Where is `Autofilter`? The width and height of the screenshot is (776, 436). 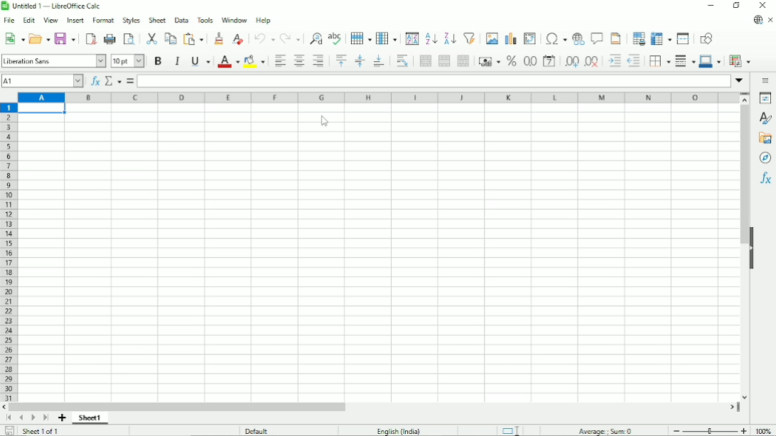 Autofilter is located at coordinates (469, 38).